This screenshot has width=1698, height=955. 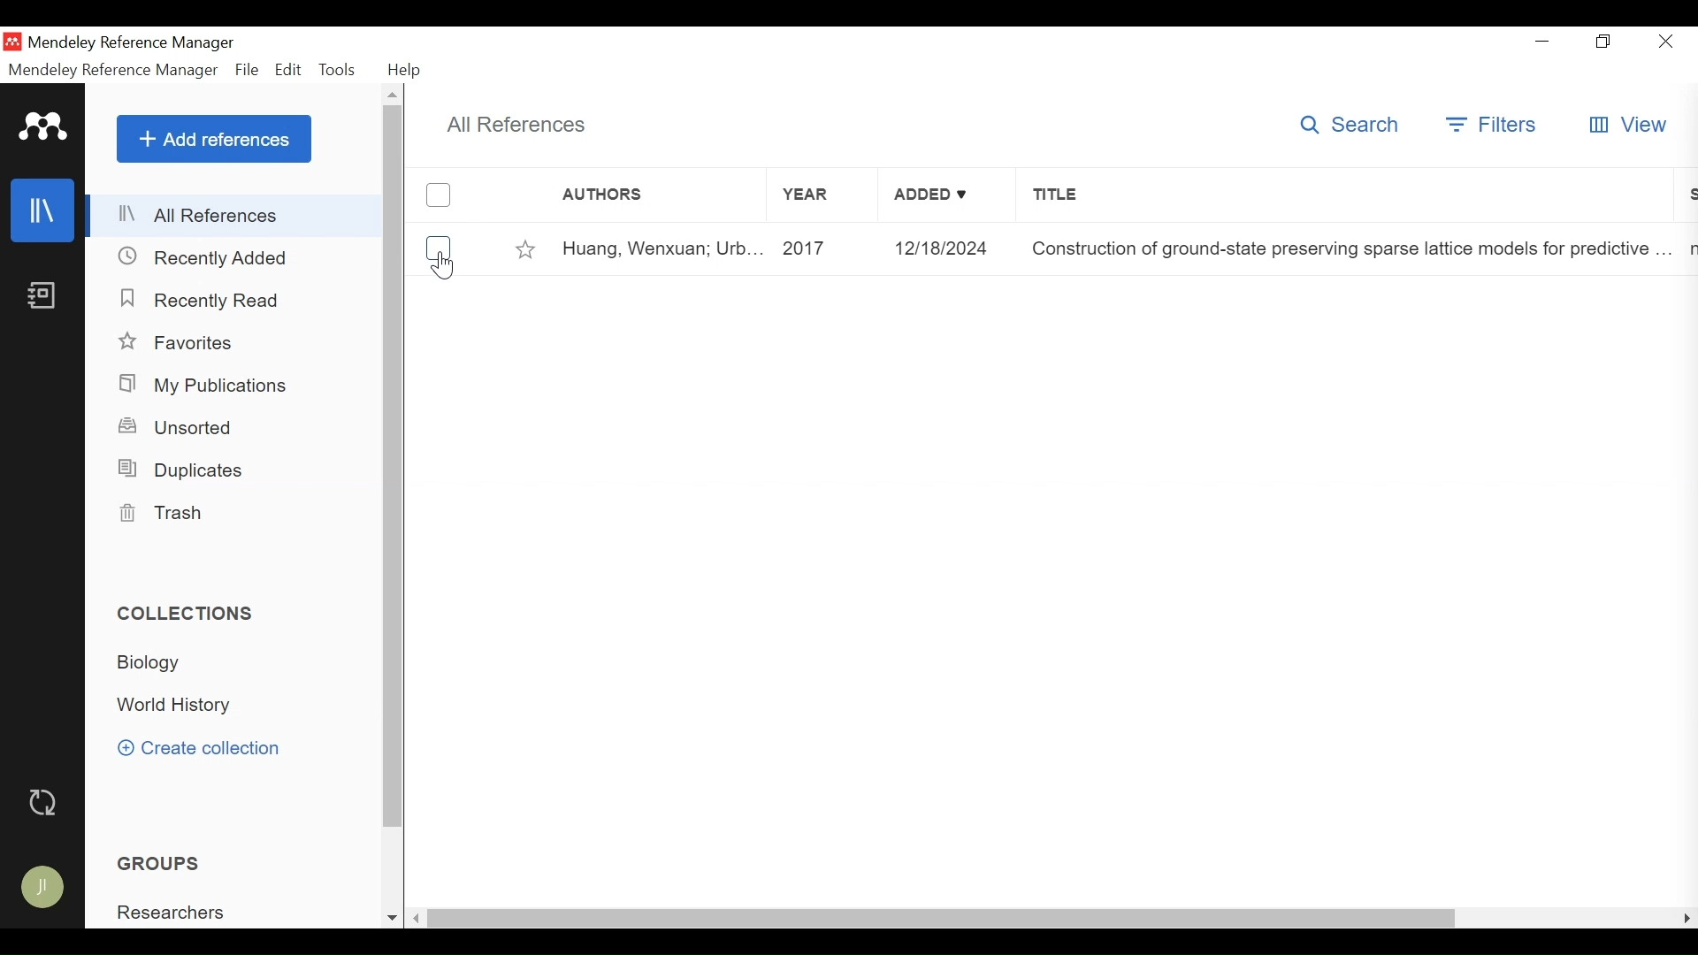 I want to click on Tools, so click(x=339, y=70).